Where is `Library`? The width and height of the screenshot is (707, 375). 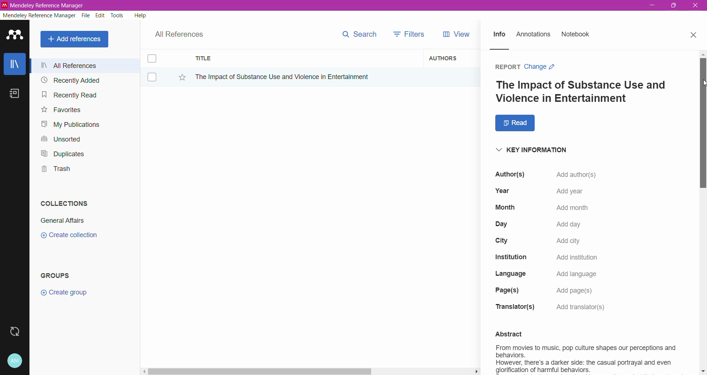 Library is located at coordinates (15, 65).